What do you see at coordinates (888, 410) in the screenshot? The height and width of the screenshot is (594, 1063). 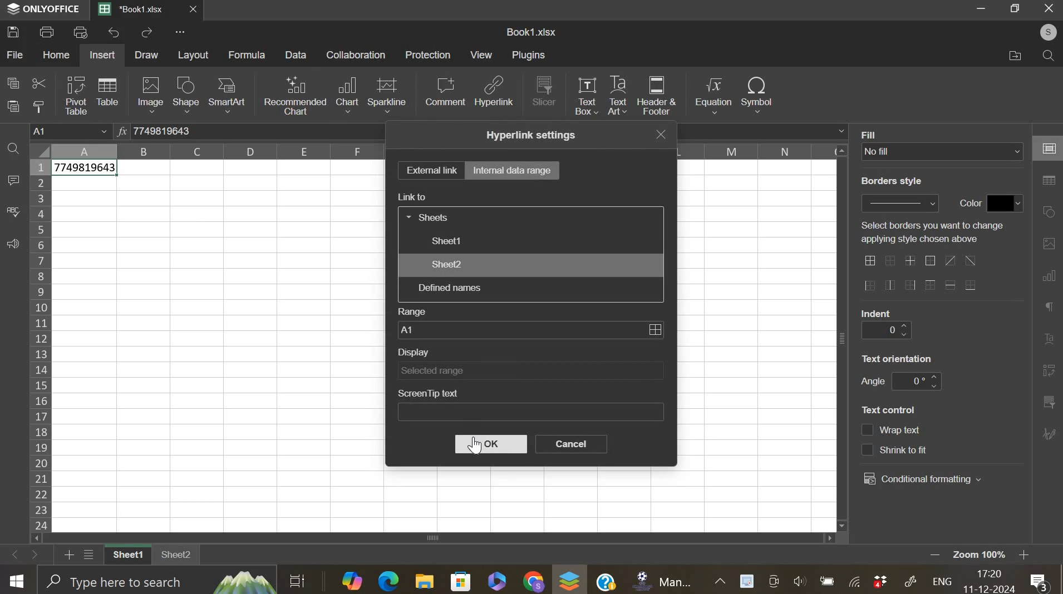 I see `text` at bounding box center [888, 410].